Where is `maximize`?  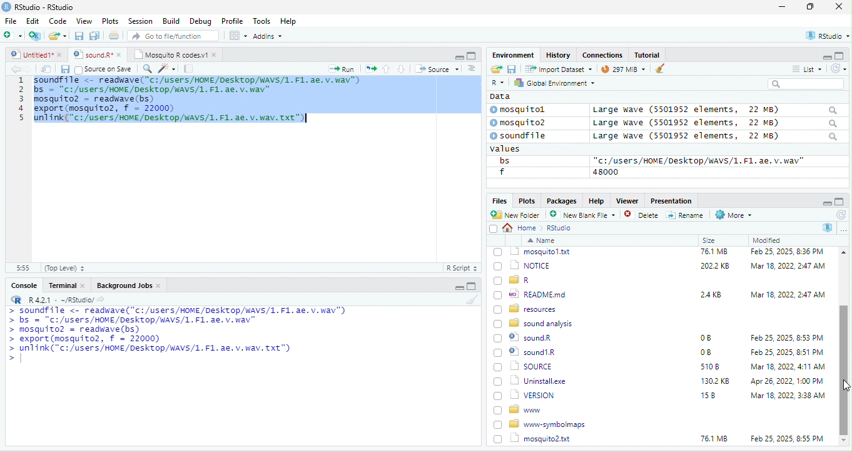 maximize is located at coordinates (841, 55).